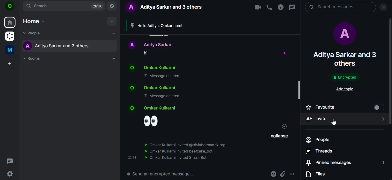  What do you see at coordinates (383, 7) in the screenshot?
I see `close` at bounding box center [383, 7].